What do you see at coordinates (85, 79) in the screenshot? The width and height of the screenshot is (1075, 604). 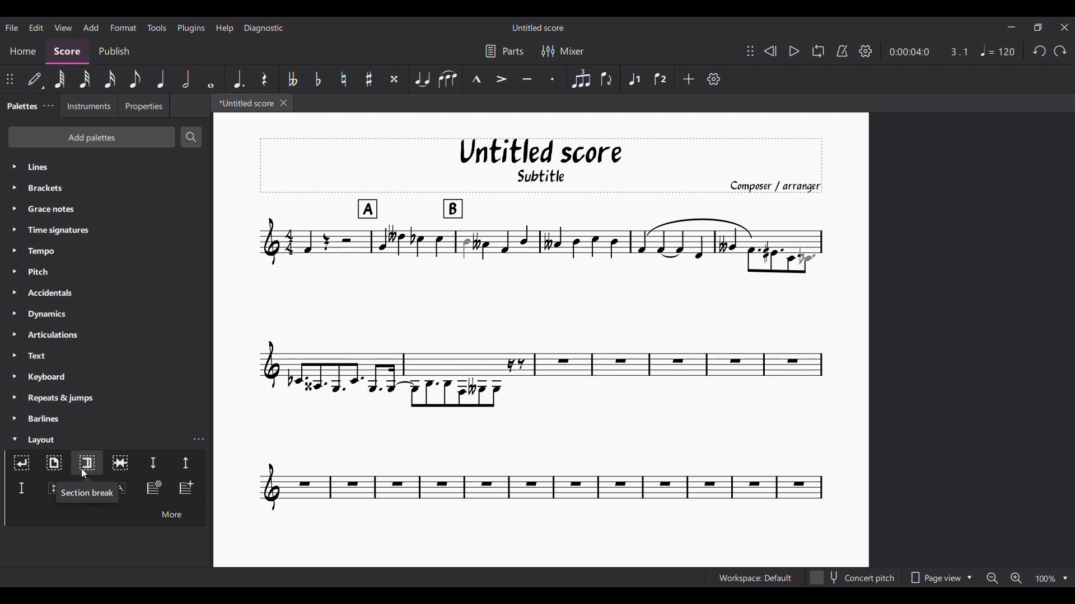 I see `32nd note` at bounding box center [85, 79].